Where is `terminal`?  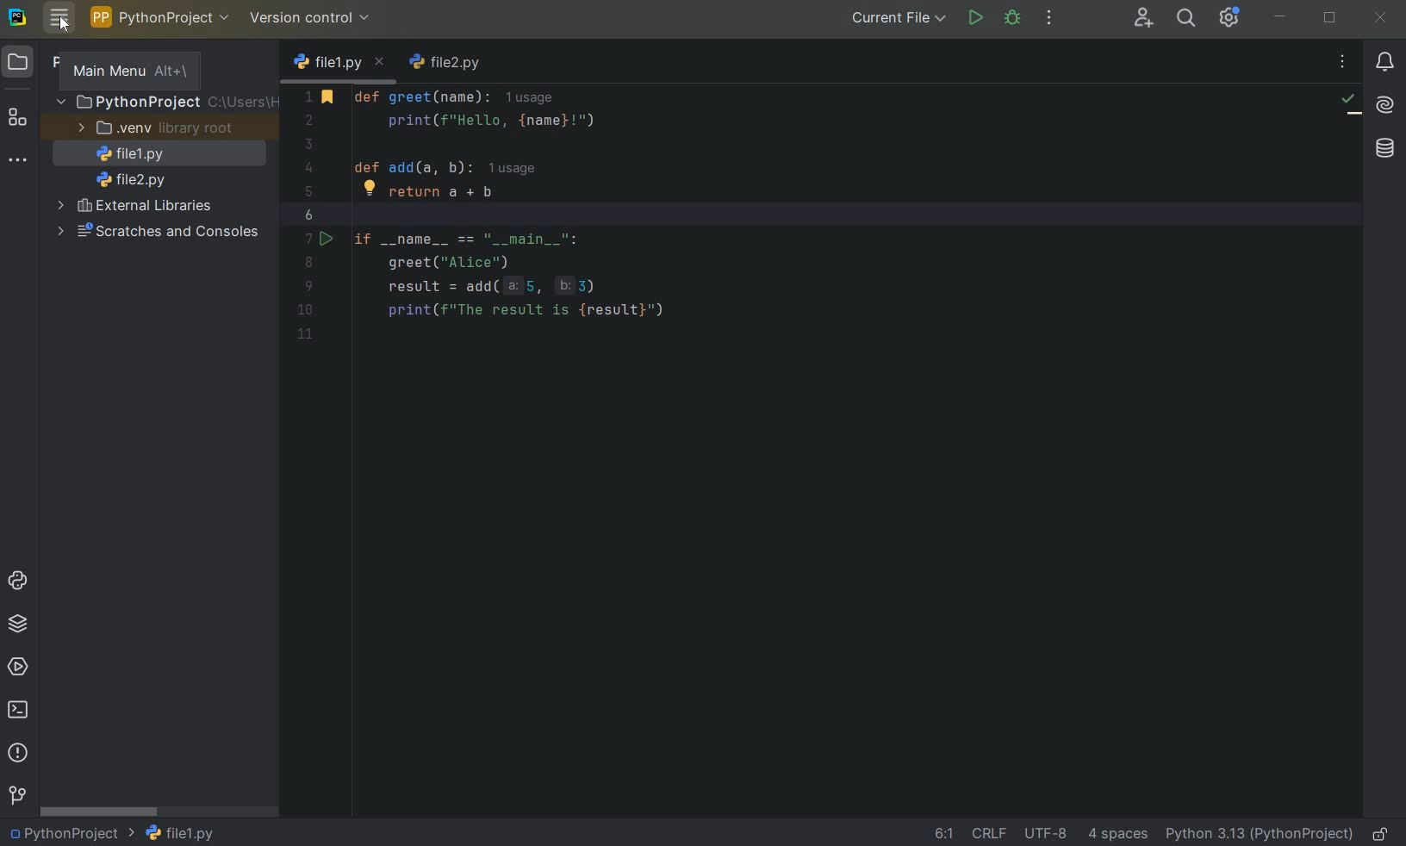 terminal is located at coordinates (20, 712).